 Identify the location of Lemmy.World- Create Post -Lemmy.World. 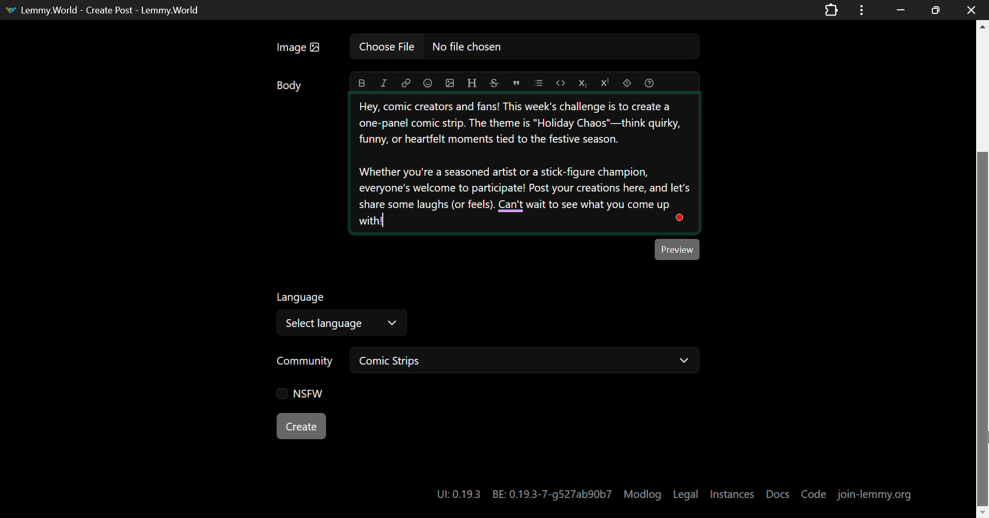
(106, 9).